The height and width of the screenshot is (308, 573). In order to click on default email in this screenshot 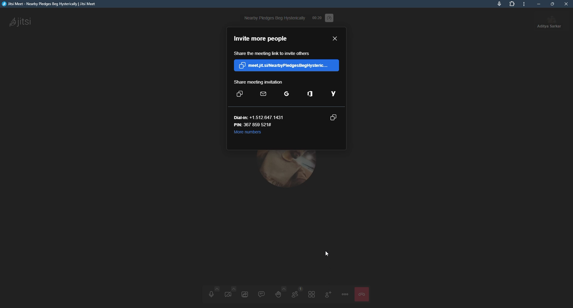, I will do `click(264, 93)`.